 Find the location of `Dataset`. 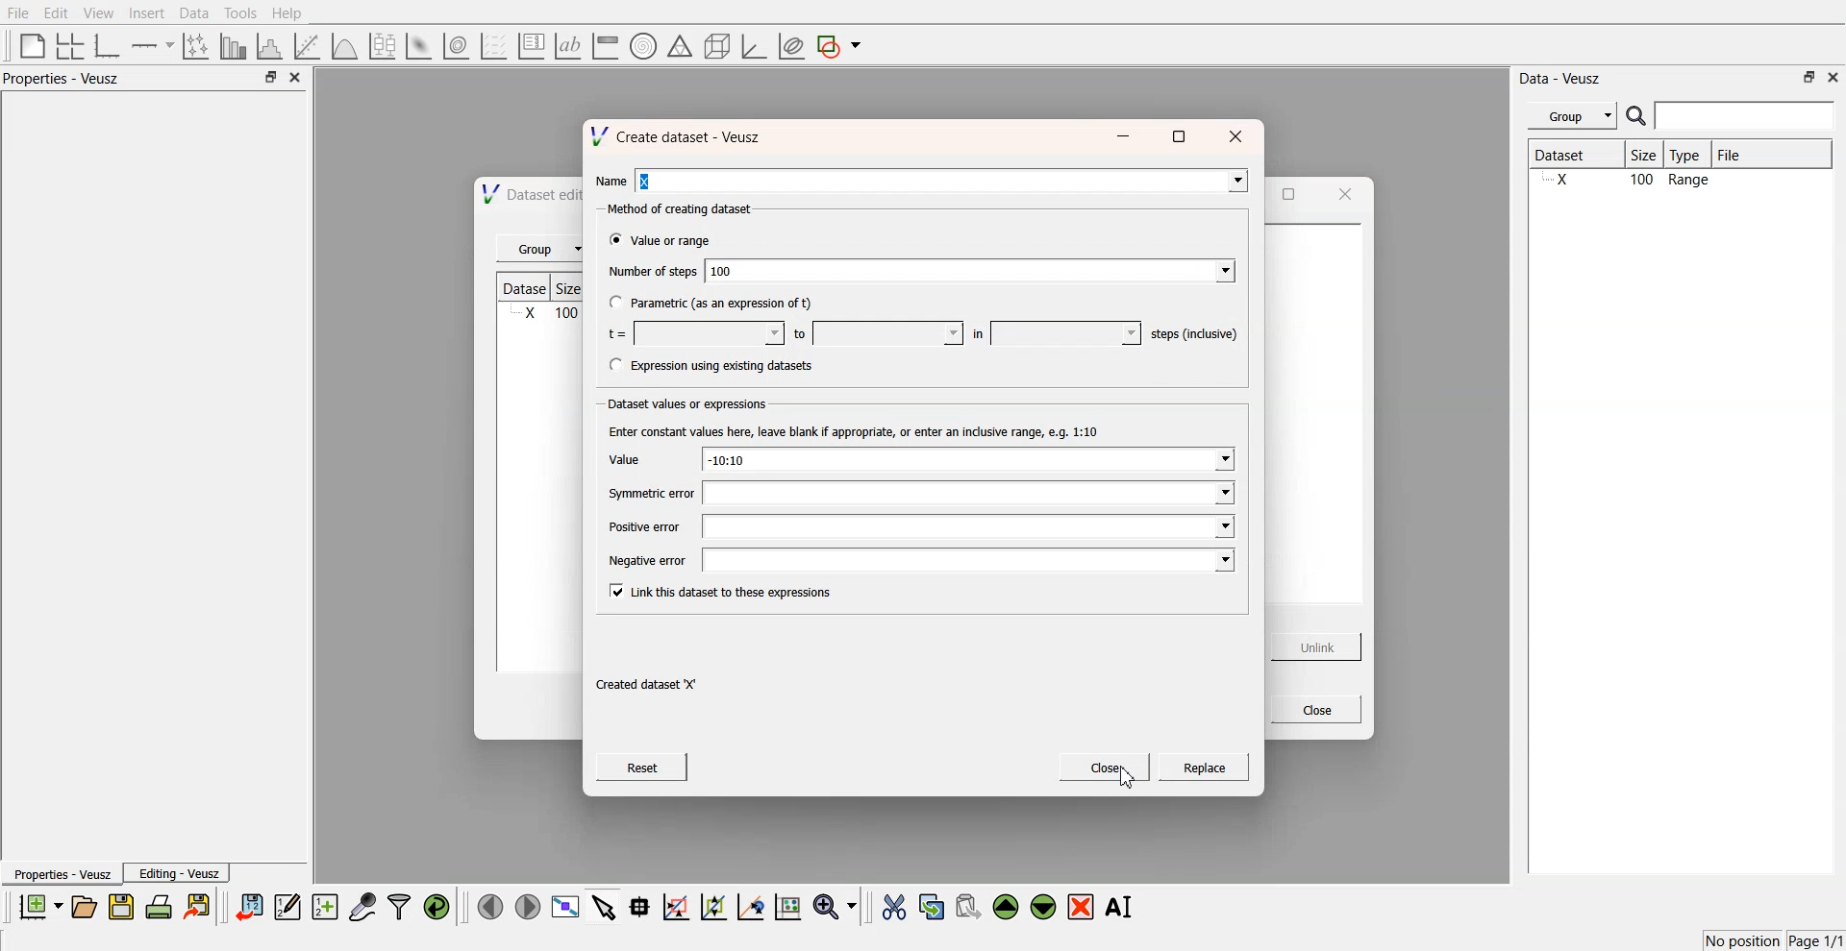

Dataset is located at coordinates (1575, 157).